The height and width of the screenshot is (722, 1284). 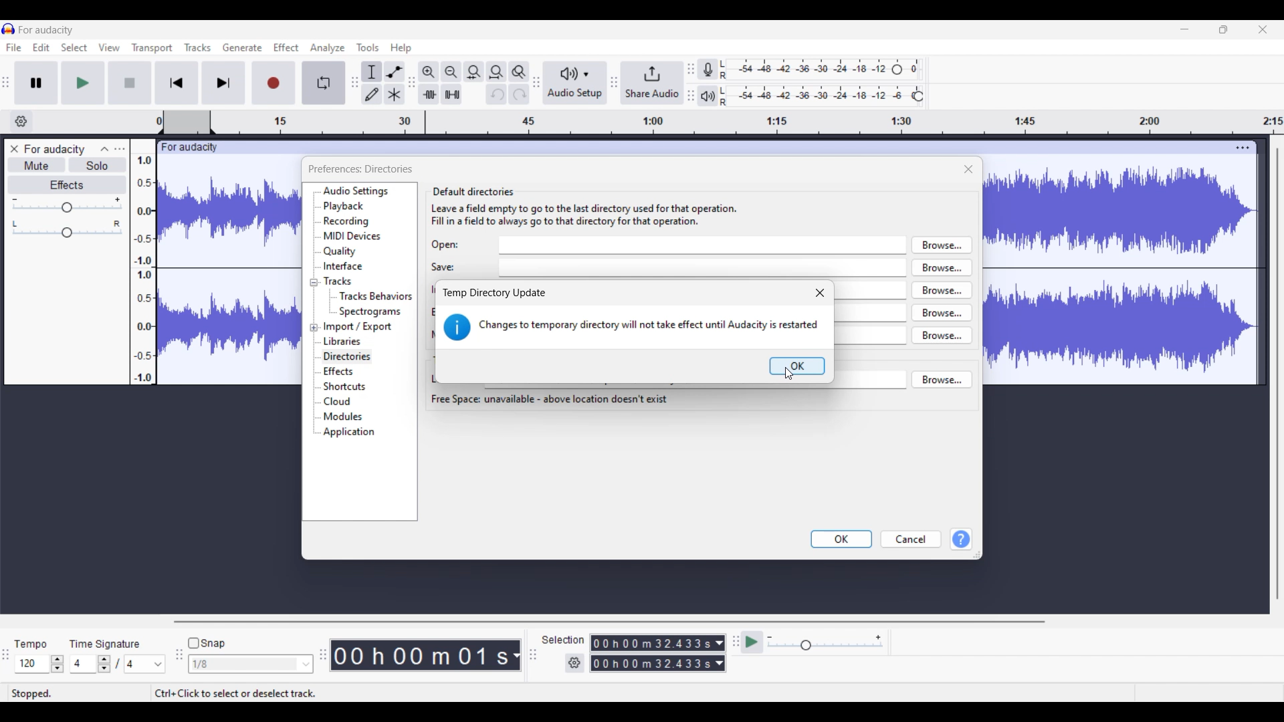 I want to click on Snap options, so click(x=250, y=664).